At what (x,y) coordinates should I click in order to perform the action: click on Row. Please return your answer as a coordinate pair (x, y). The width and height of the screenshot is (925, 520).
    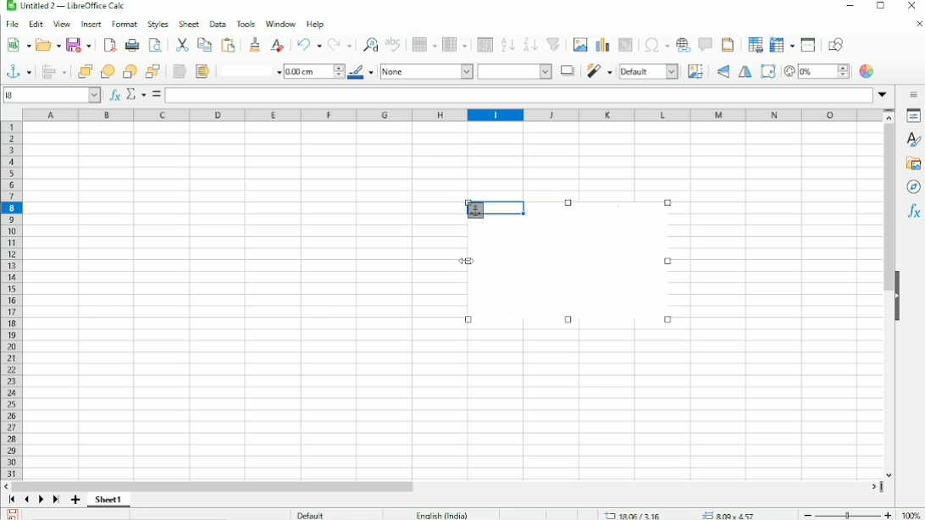
    Looking at the image, I should click on (423, 44).